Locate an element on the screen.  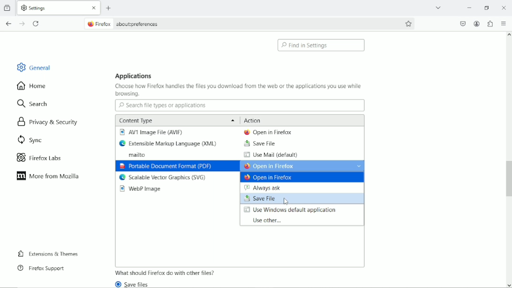
Sync is located at coordinates (29, 140).